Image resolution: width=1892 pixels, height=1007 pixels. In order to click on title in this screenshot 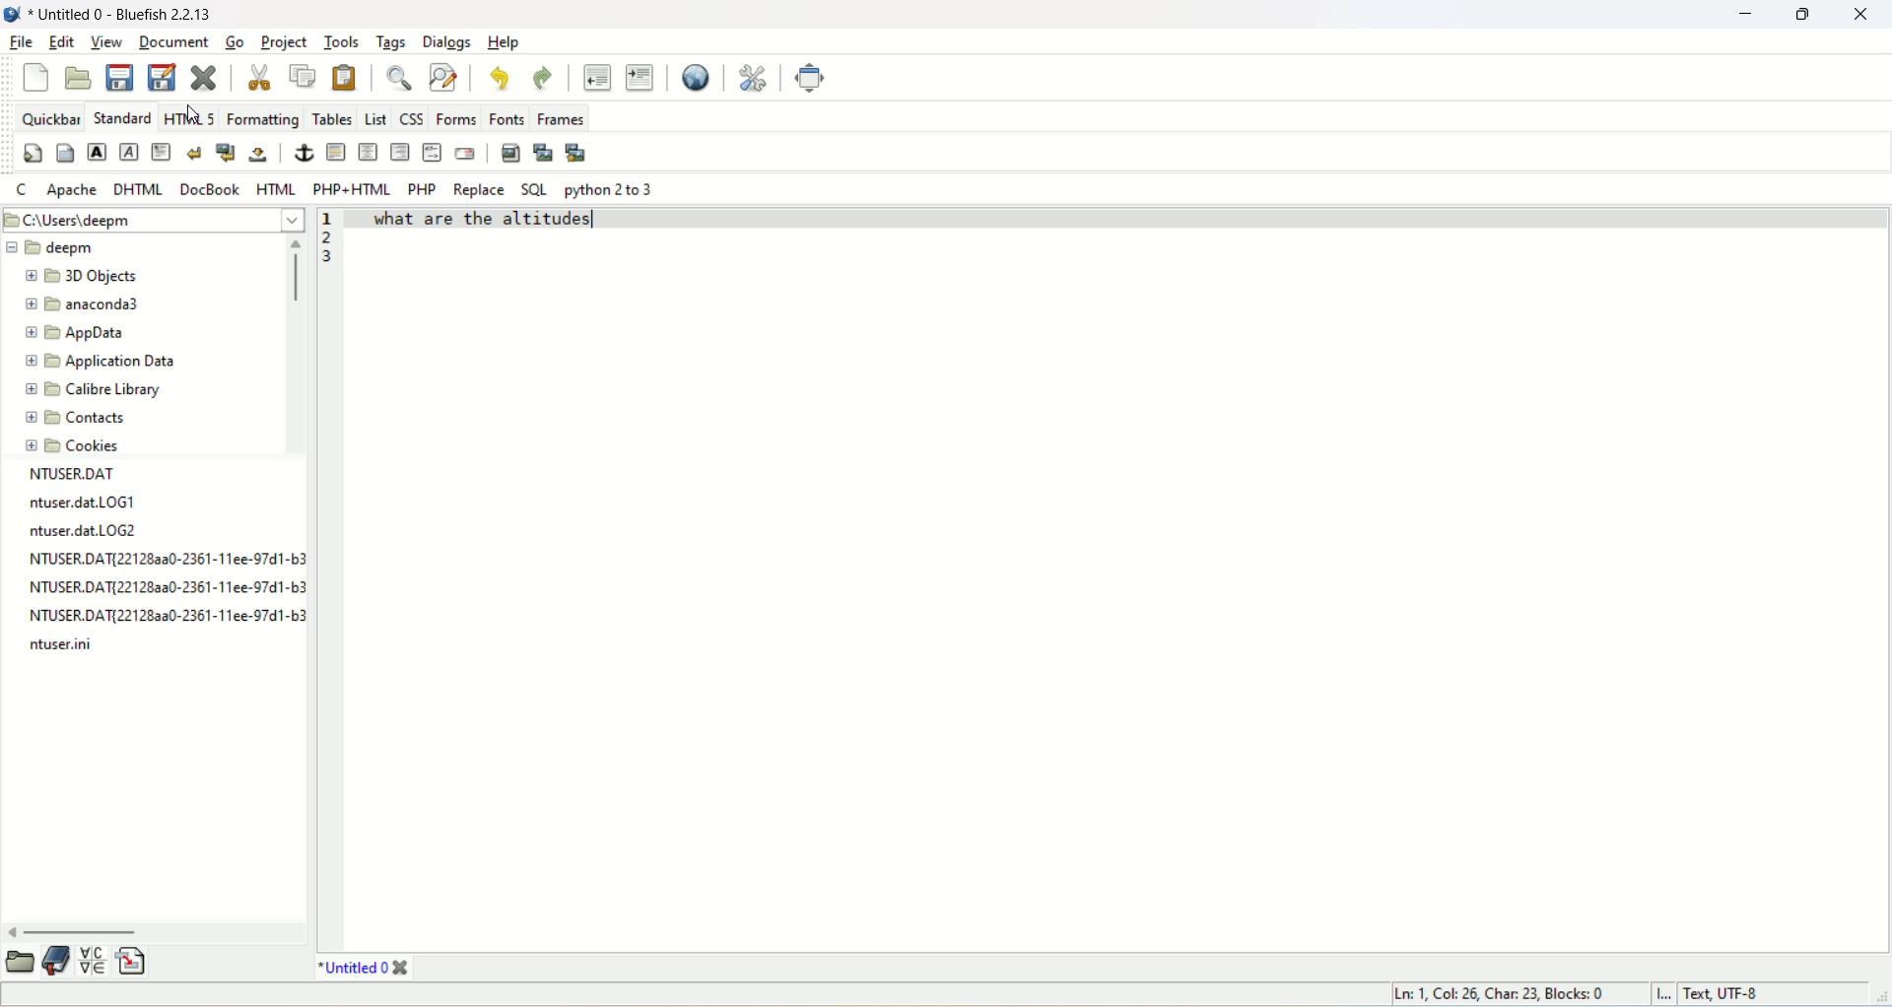, I will do `click(362, 970)`.